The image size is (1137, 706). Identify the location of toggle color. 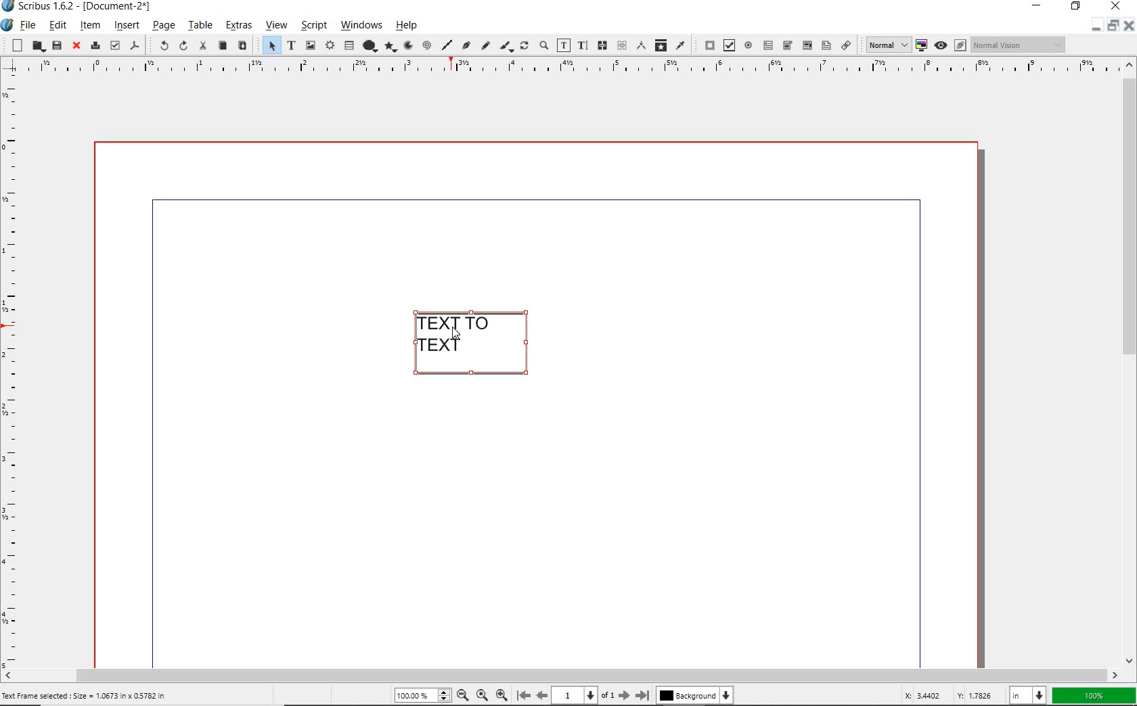
(923, 45).